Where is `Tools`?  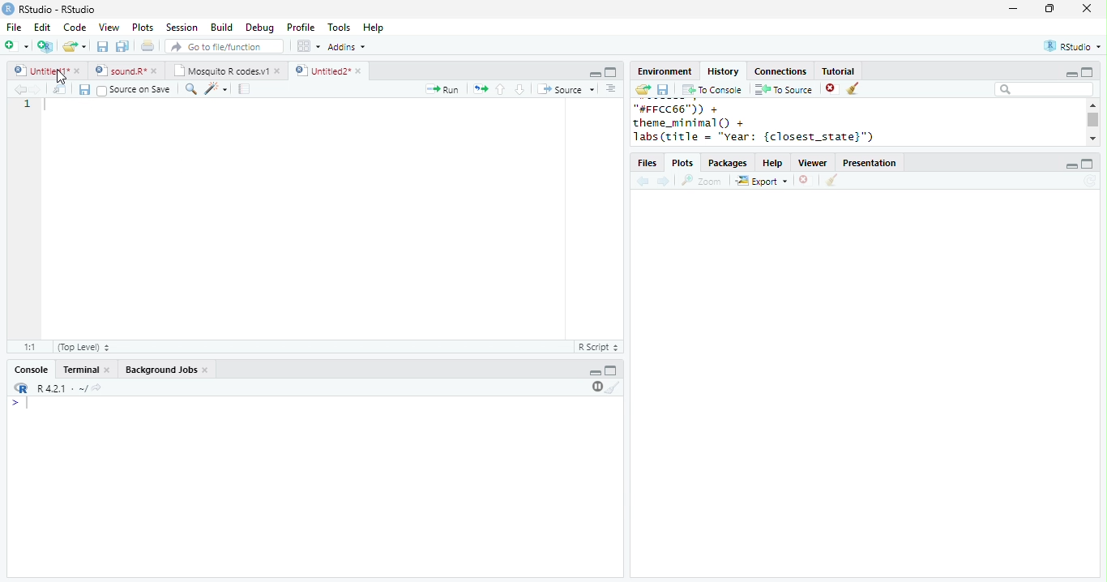
Tools is located at coordinates (340, 28).